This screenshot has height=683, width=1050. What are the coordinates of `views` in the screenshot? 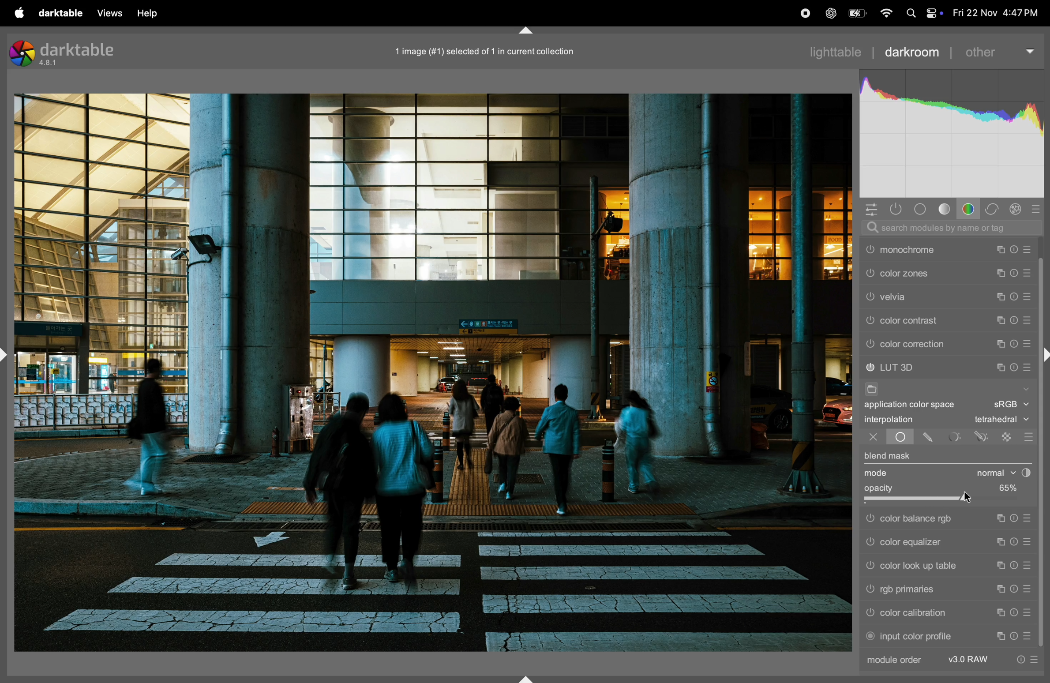 It's located at (110, 13).